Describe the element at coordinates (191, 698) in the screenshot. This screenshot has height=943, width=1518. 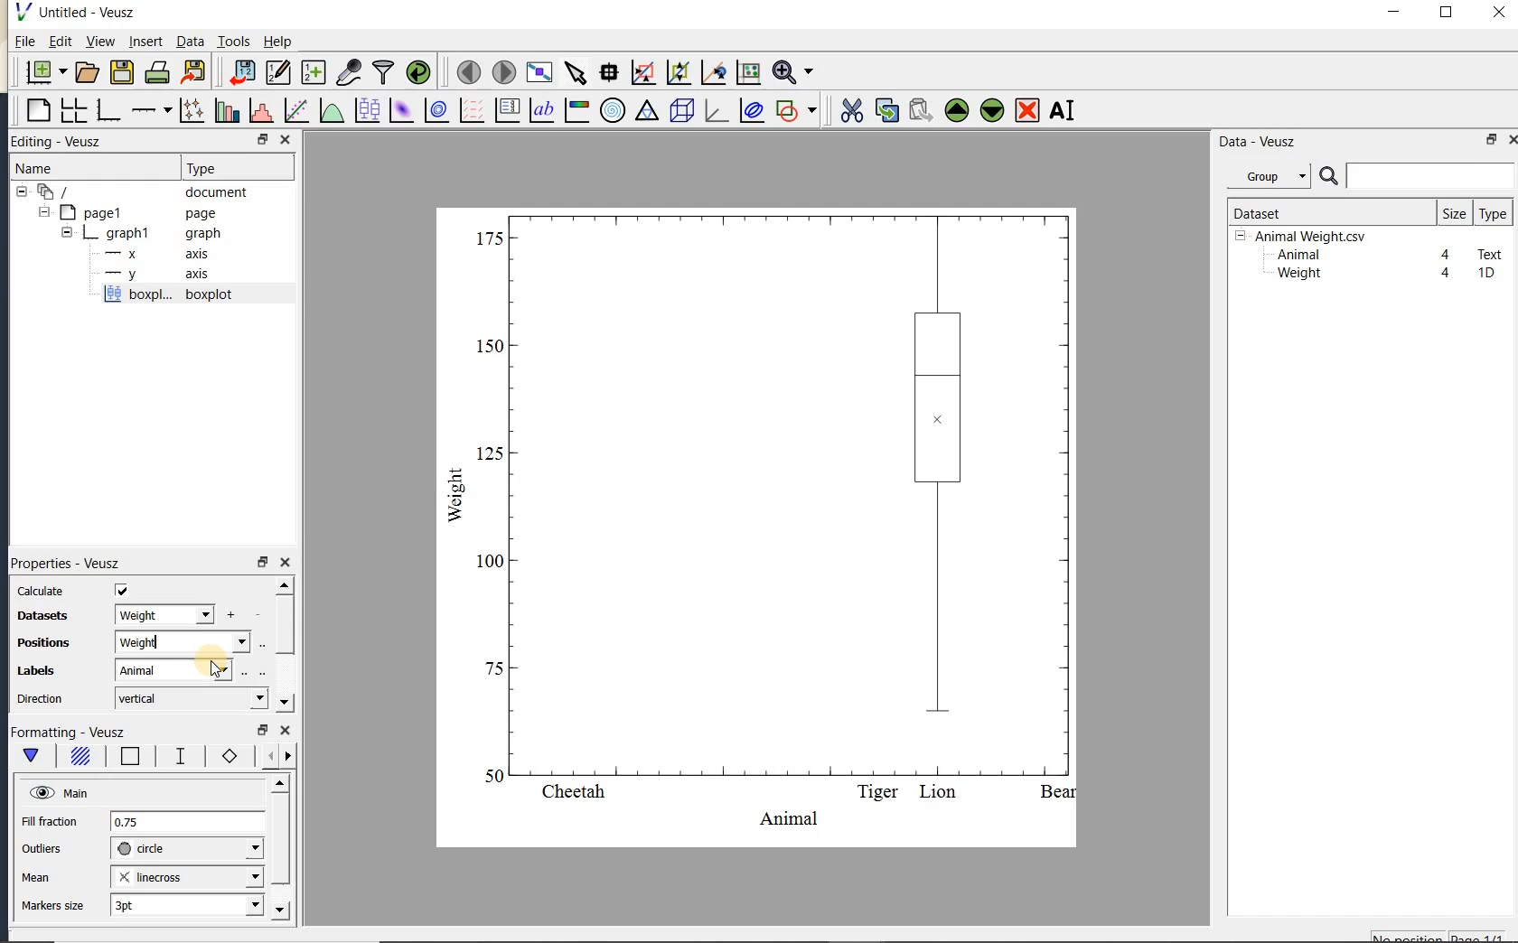
I see `vertical` at that location.